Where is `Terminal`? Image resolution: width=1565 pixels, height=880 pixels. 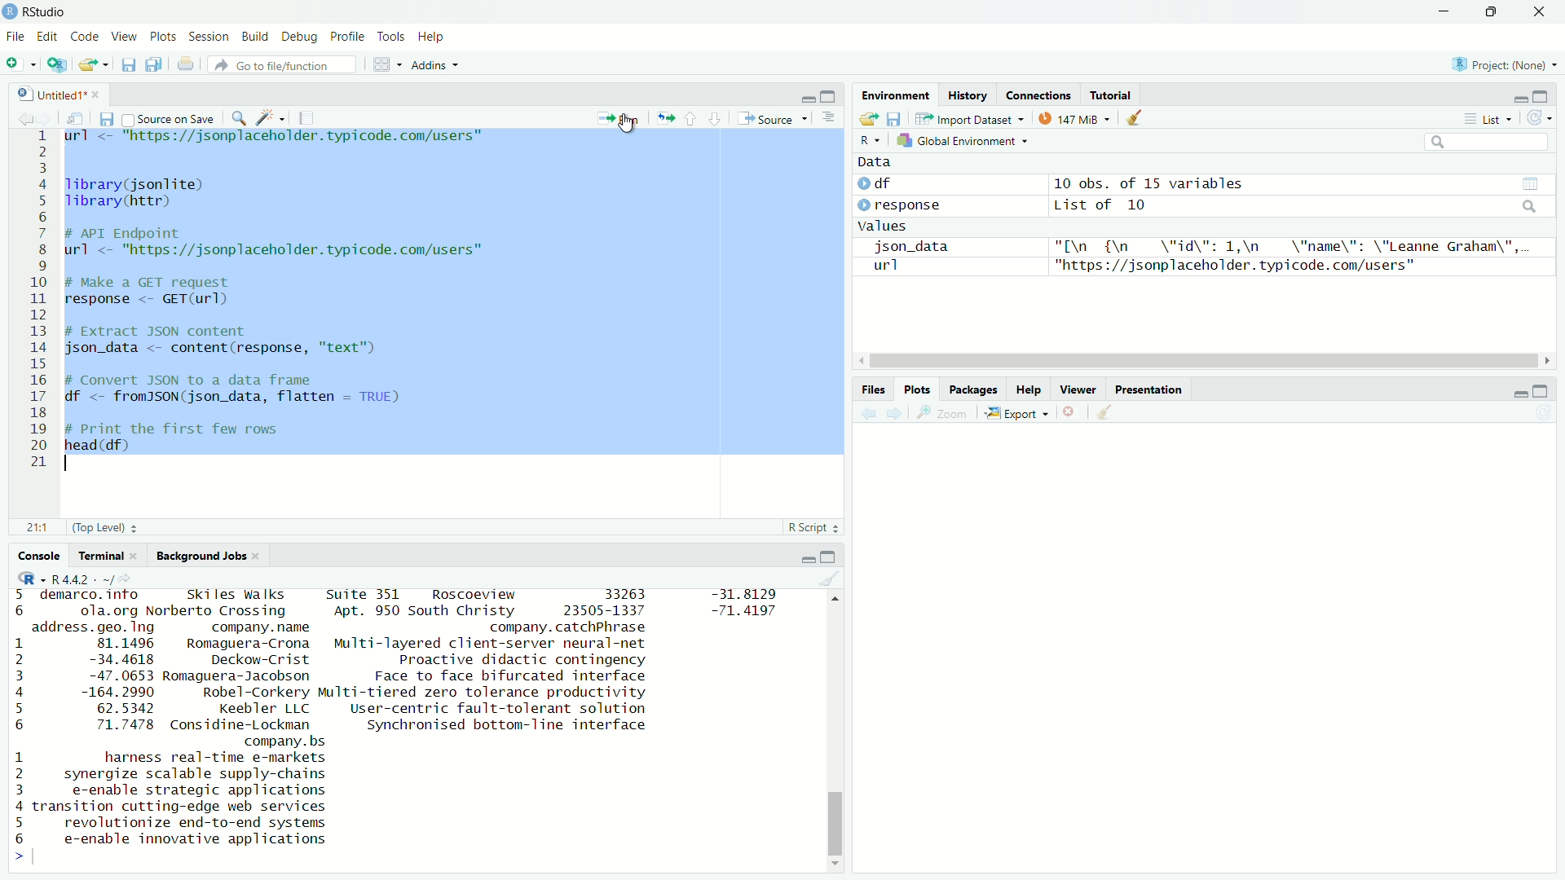
Terminal is located at coordinates (109, 557).